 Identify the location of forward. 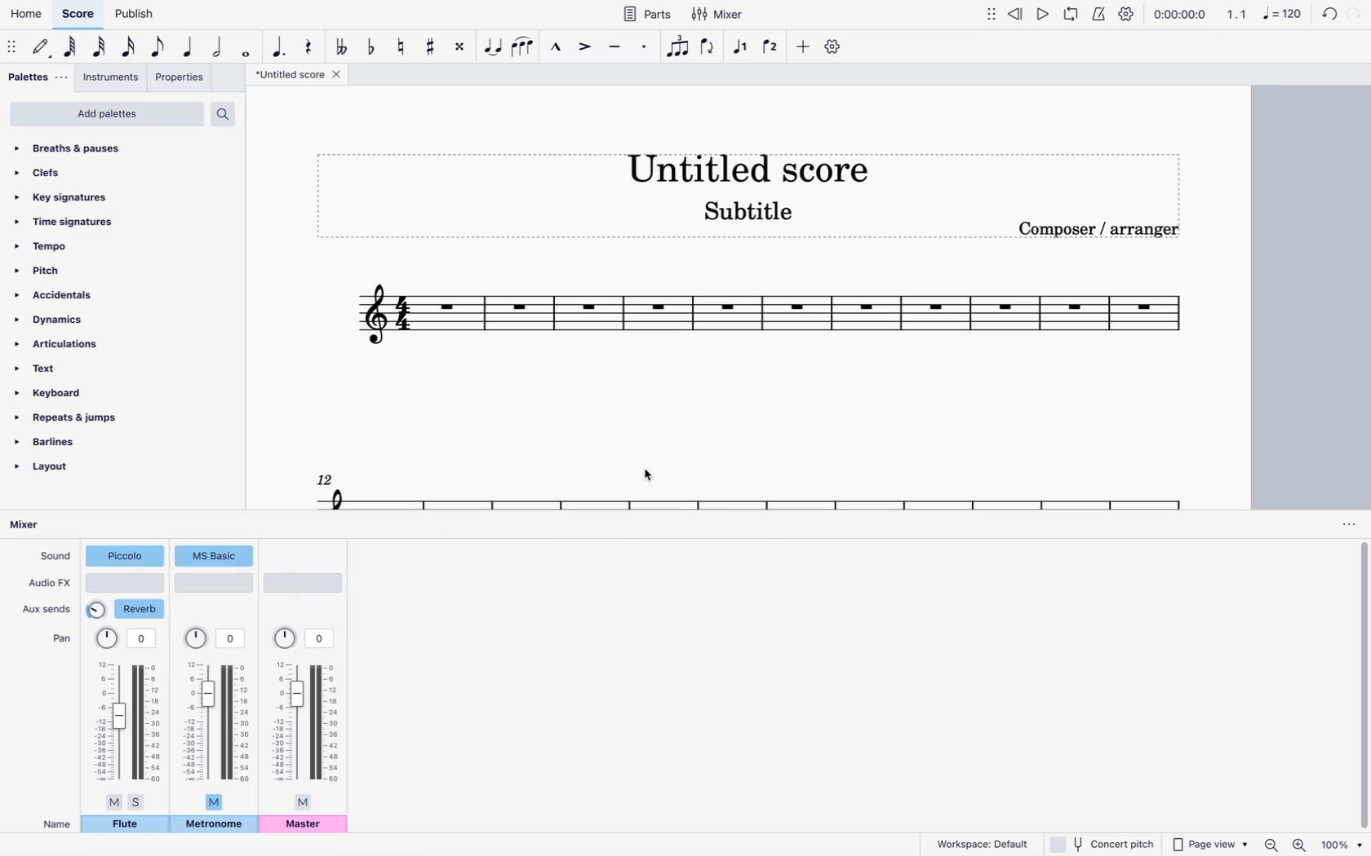
(1355, 15).